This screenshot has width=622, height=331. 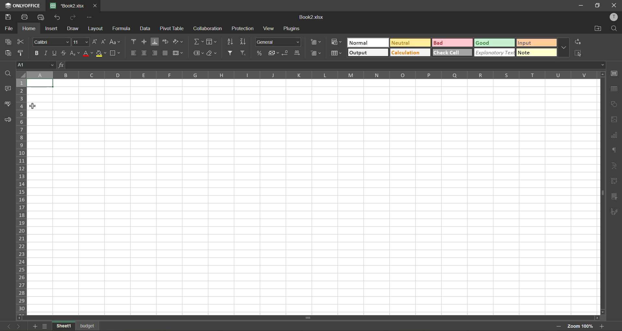 What do you see at coordinates (616, 165) in the screenshot?
I see `text` at bounding box center [616, 165].